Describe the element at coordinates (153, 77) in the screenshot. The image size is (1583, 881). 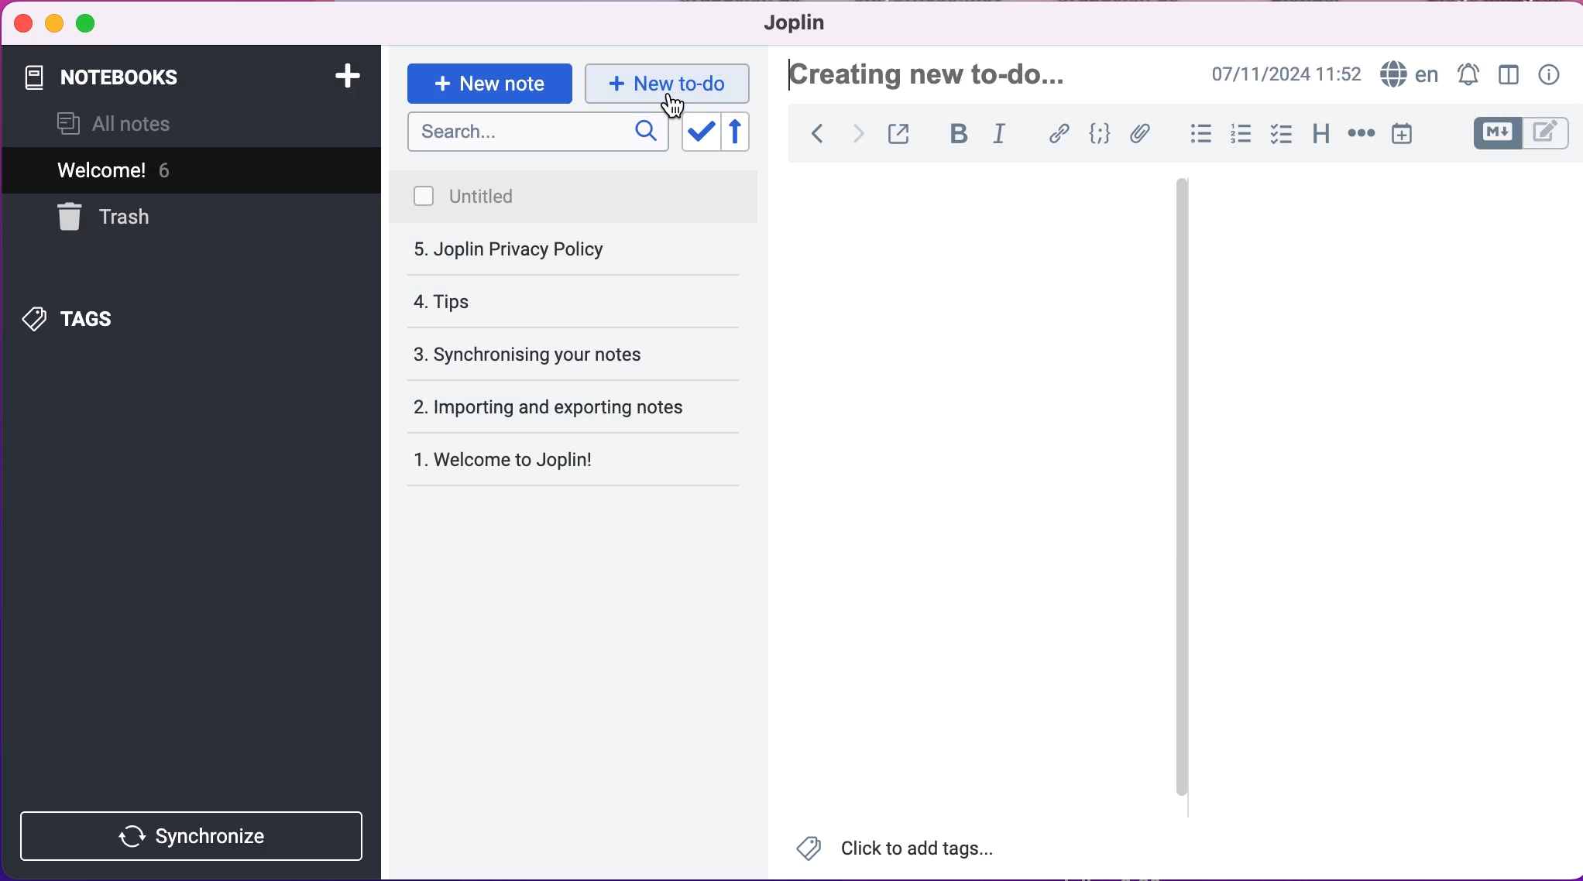
I see `notebooks` at that location.